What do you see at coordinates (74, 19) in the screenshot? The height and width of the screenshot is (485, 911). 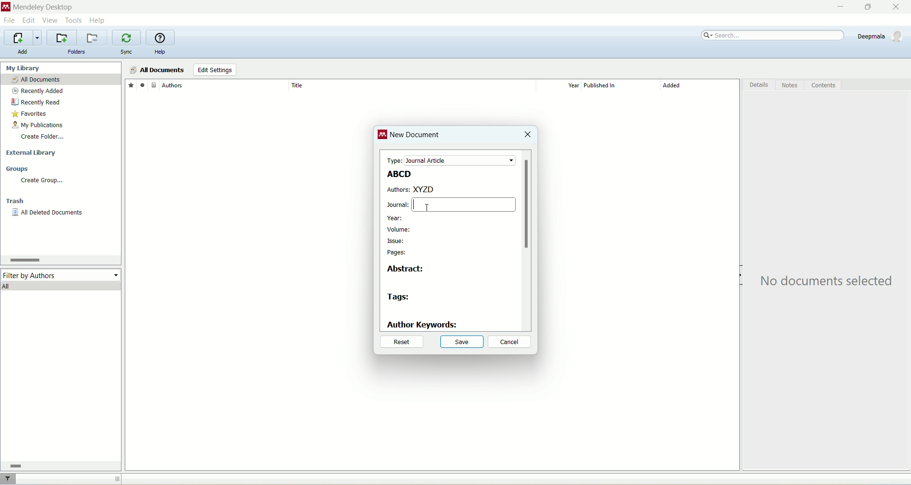 I see `tools` at bounding box center [74, 19].